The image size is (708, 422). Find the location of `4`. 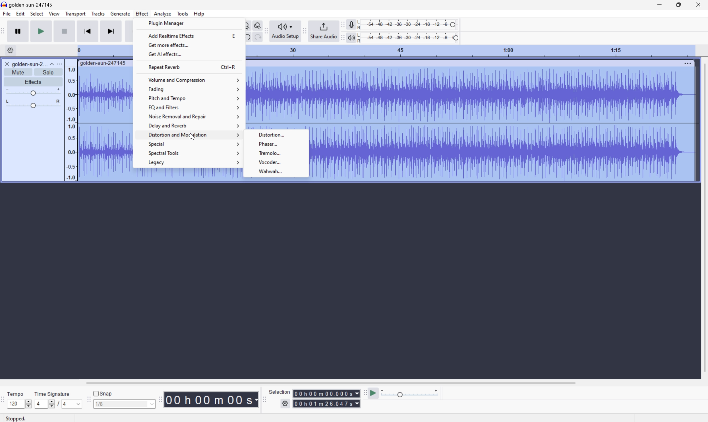

4 is located at coordinates (44, 404).